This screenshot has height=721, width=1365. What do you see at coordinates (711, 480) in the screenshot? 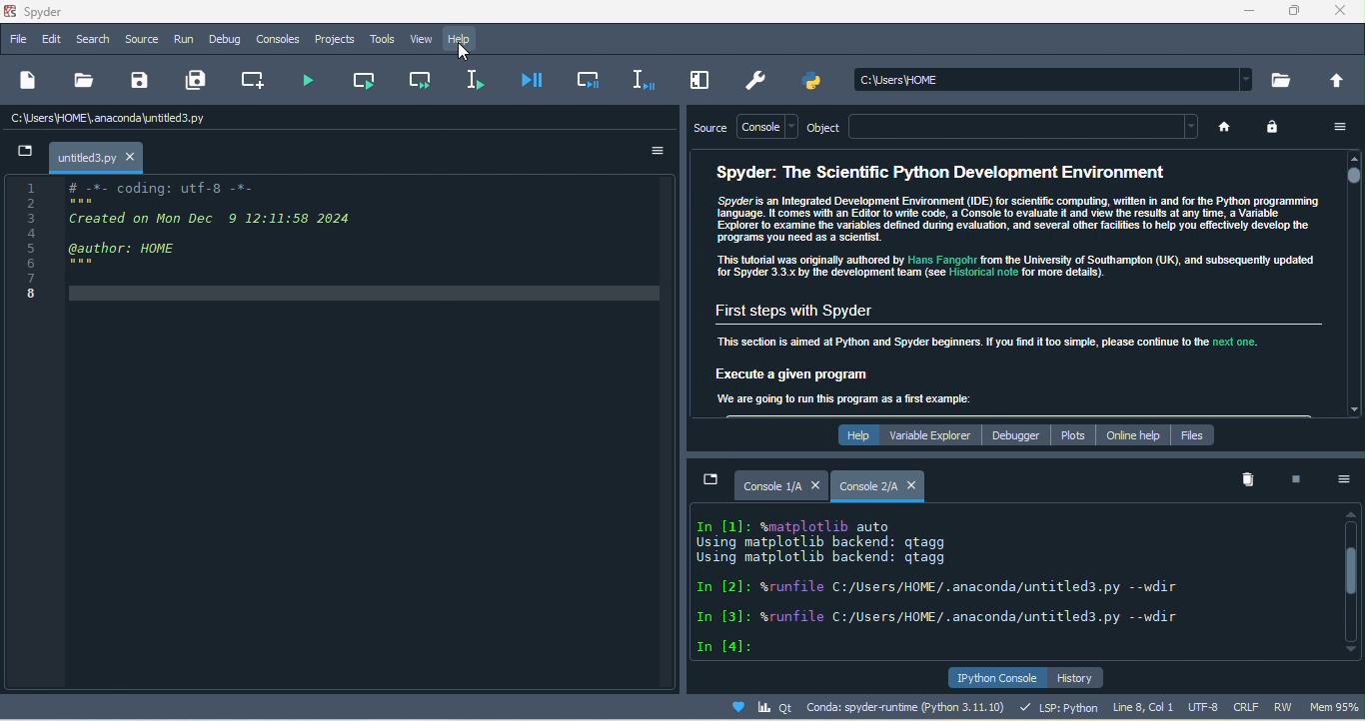
I see `minimize` at bounding box center [711, 480].